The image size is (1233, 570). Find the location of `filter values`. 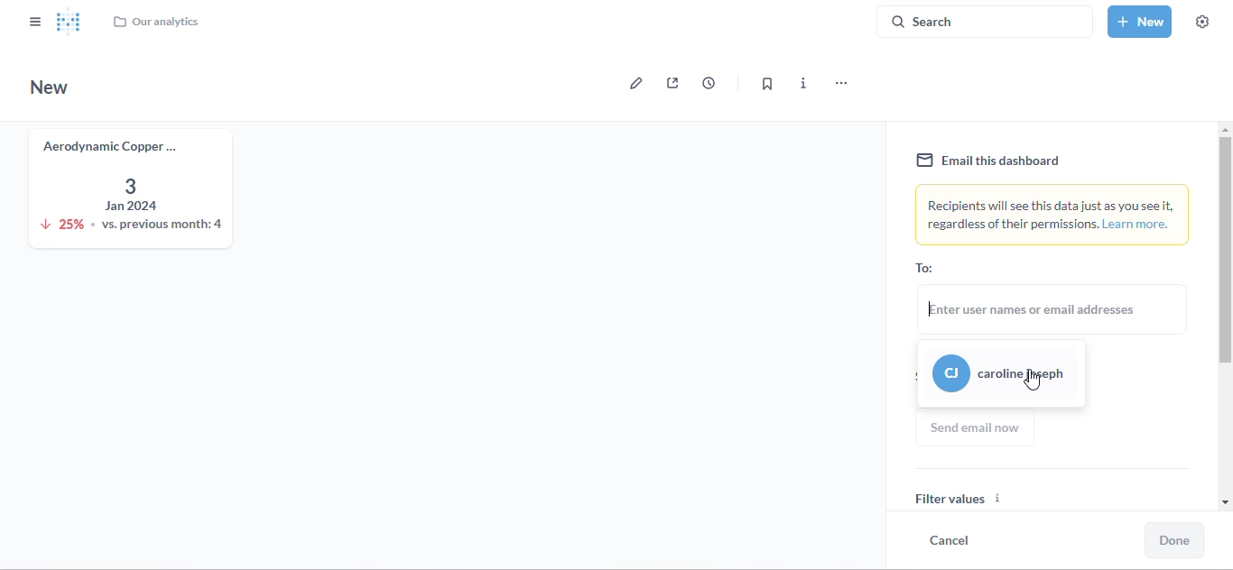

filter values is located at coordinates (1056, 489).